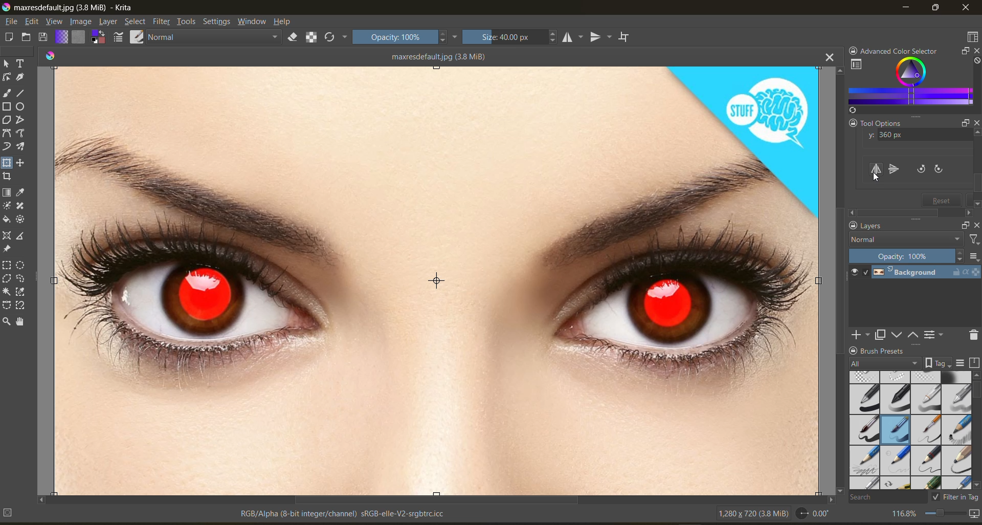 The image size is (982, 525). I want to click on flip canvas horizontally, so click(877, 170).